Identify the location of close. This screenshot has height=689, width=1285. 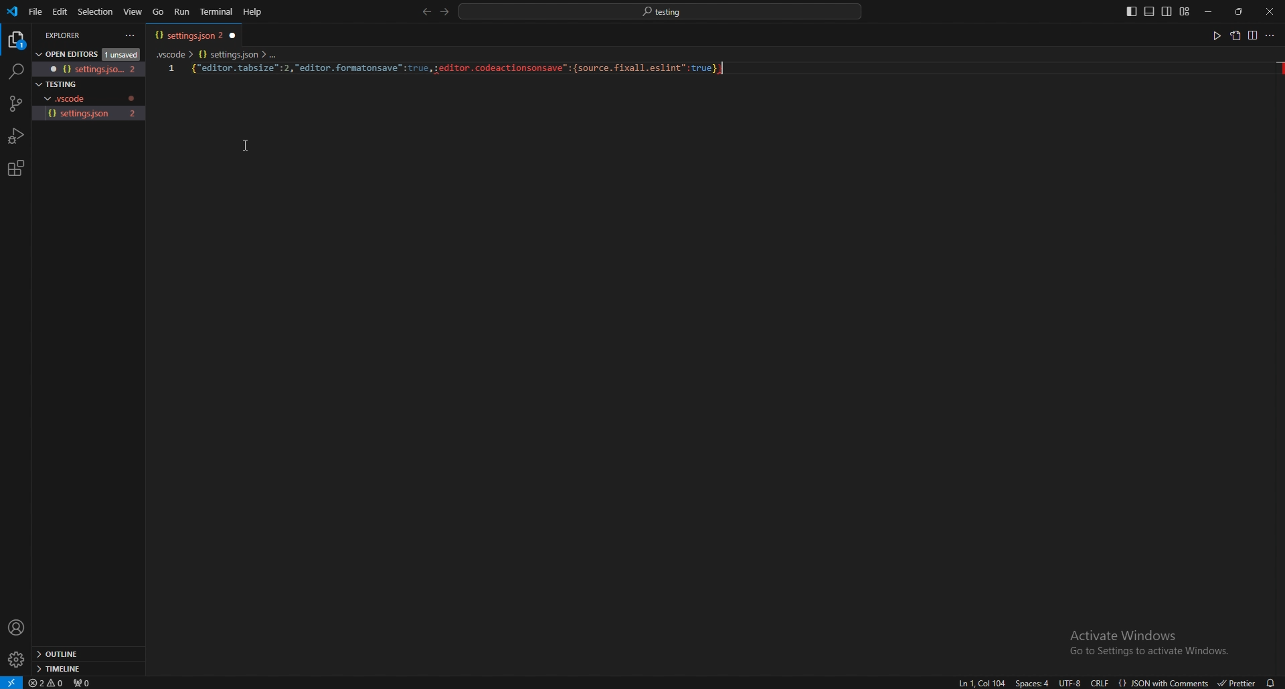
(1270, 11).